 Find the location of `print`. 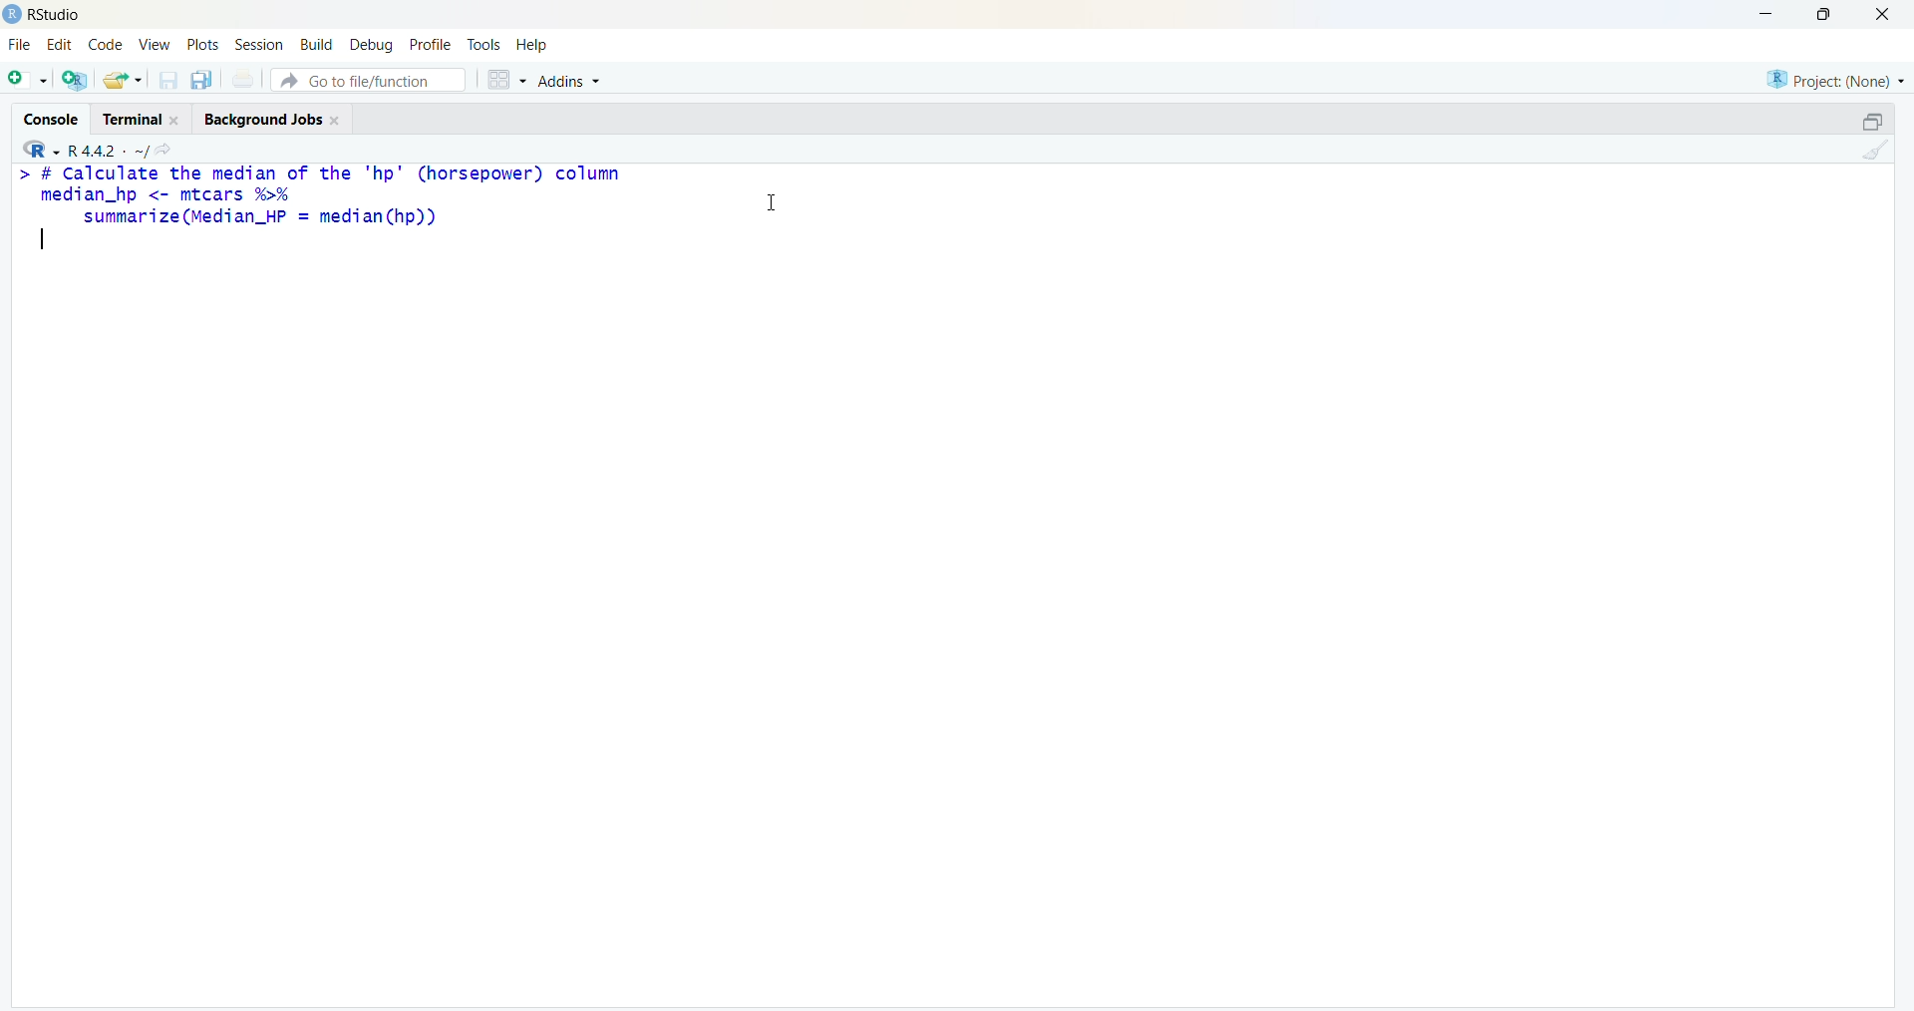

print is located at coordinates (243, 80).